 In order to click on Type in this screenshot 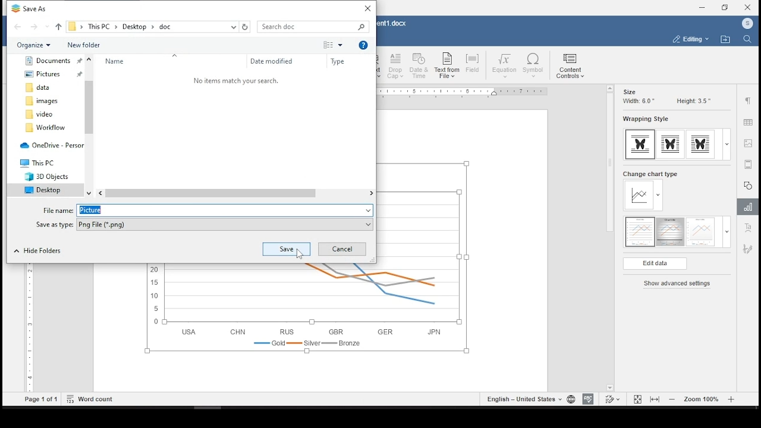, I will do `click(339, 62)`.